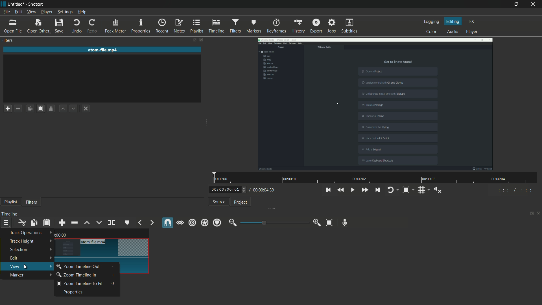 Image resolution: width=542 pixels, height=305 pixels. I want to click on skip to the next point, so click(377, 189).